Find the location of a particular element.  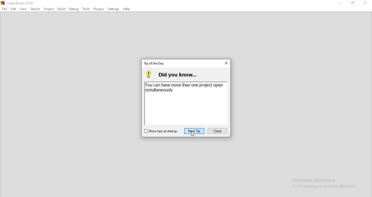

View  is located at coordinates (23, 9).